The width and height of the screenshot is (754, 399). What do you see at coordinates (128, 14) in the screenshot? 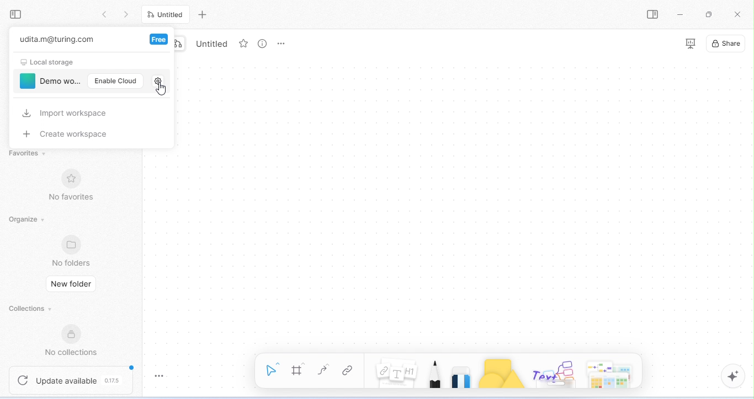
I see `go previous` at bounding box center [128, 14].